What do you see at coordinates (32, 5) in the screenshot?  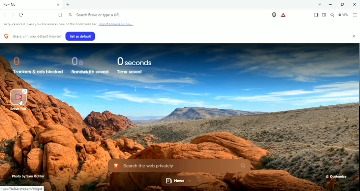 I see `New Tab` at bounding box center [32, 5].